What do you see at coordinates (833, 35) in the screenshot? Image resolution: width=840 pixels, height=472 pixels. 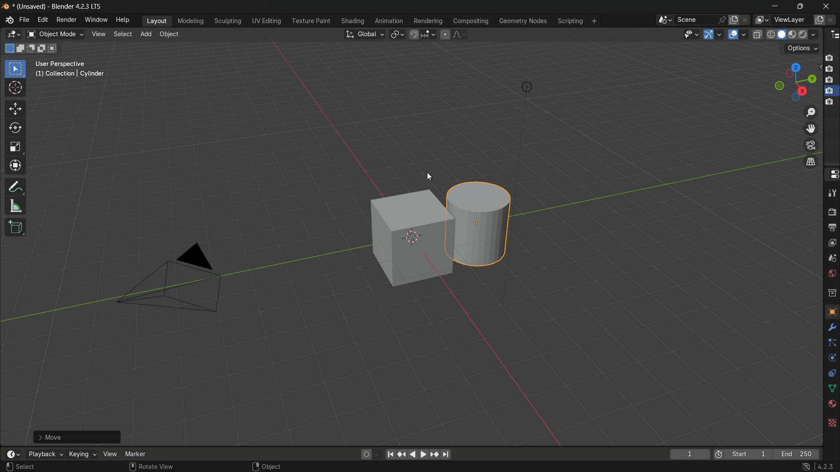 I see `outliner` at bounding box center [833, 35].